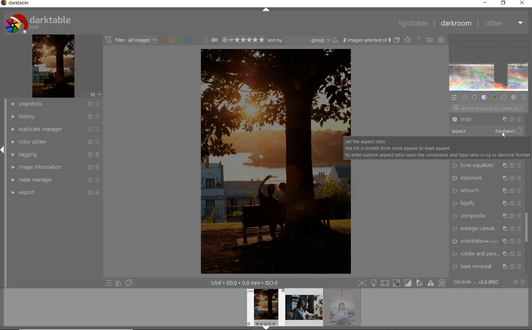 The width and height of the screenshot is (532, 330). What do you see at coordinates (54, 154) in the screenshot?
I see `tagging` at bounding box center [54, 154].